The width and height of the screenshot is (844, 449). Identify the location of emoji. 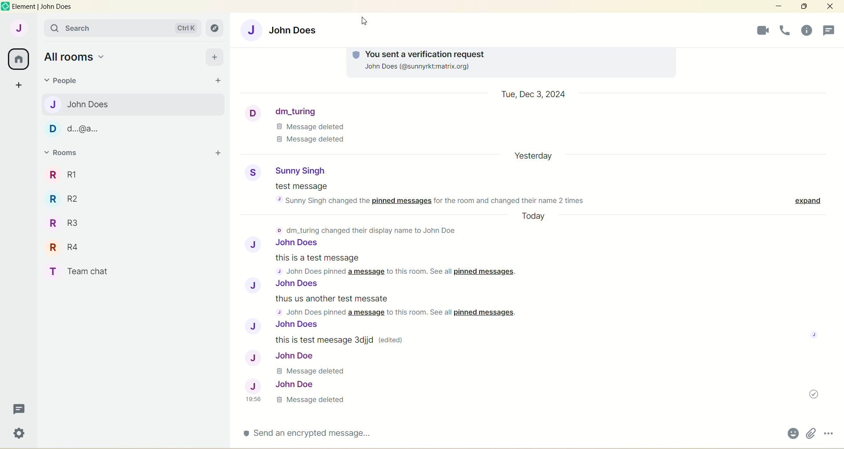
(791, 432).